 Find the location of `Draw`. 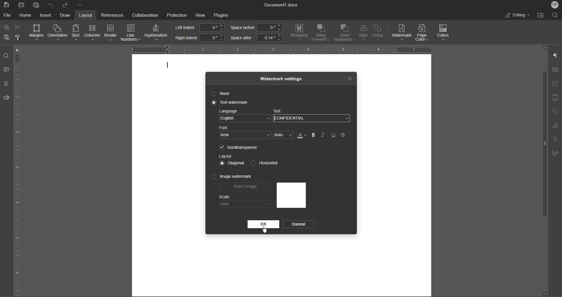

Draw is located at coordinates (65, 15).